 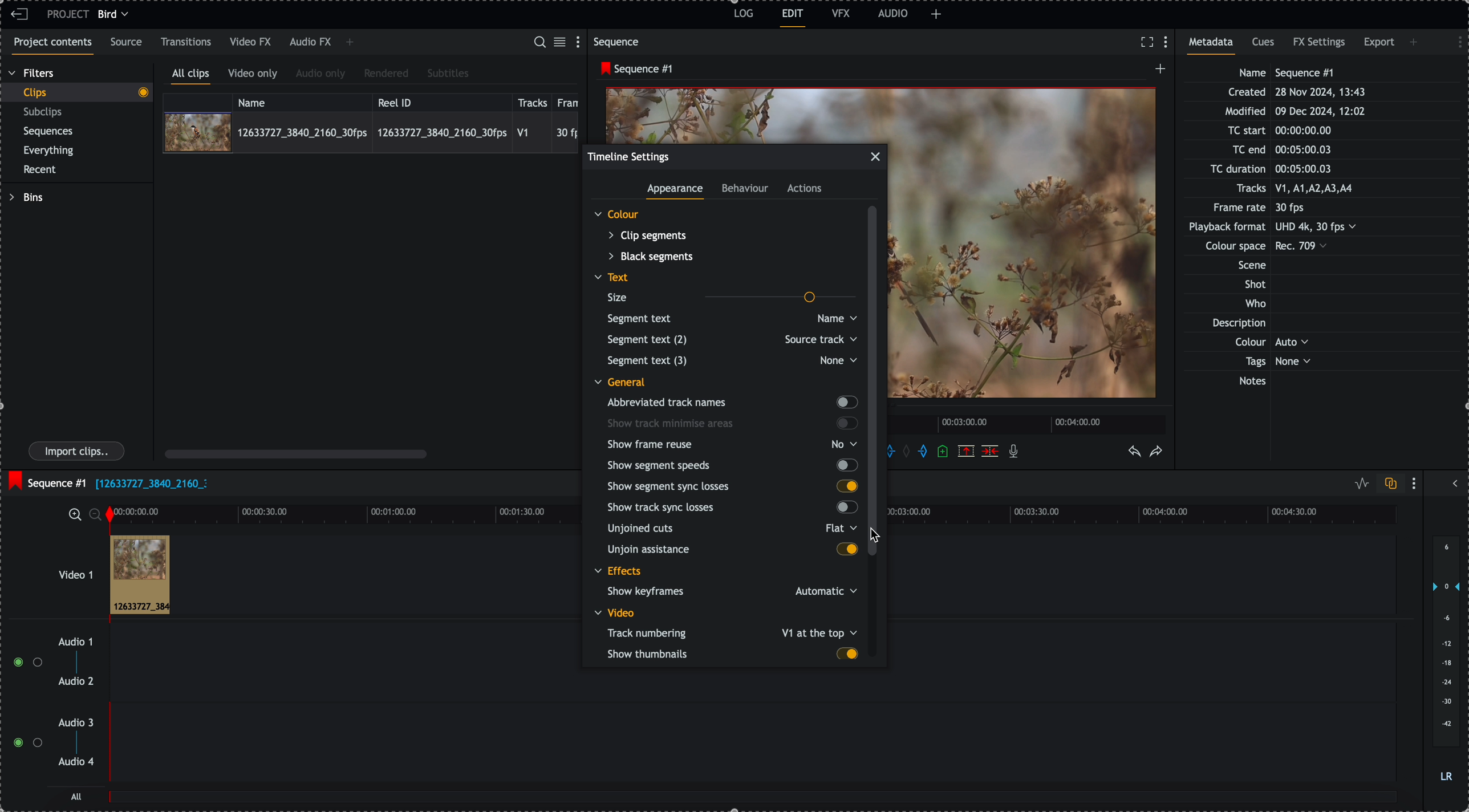 I want to click on toggle auto track sync, so click(x=1388, y=484).